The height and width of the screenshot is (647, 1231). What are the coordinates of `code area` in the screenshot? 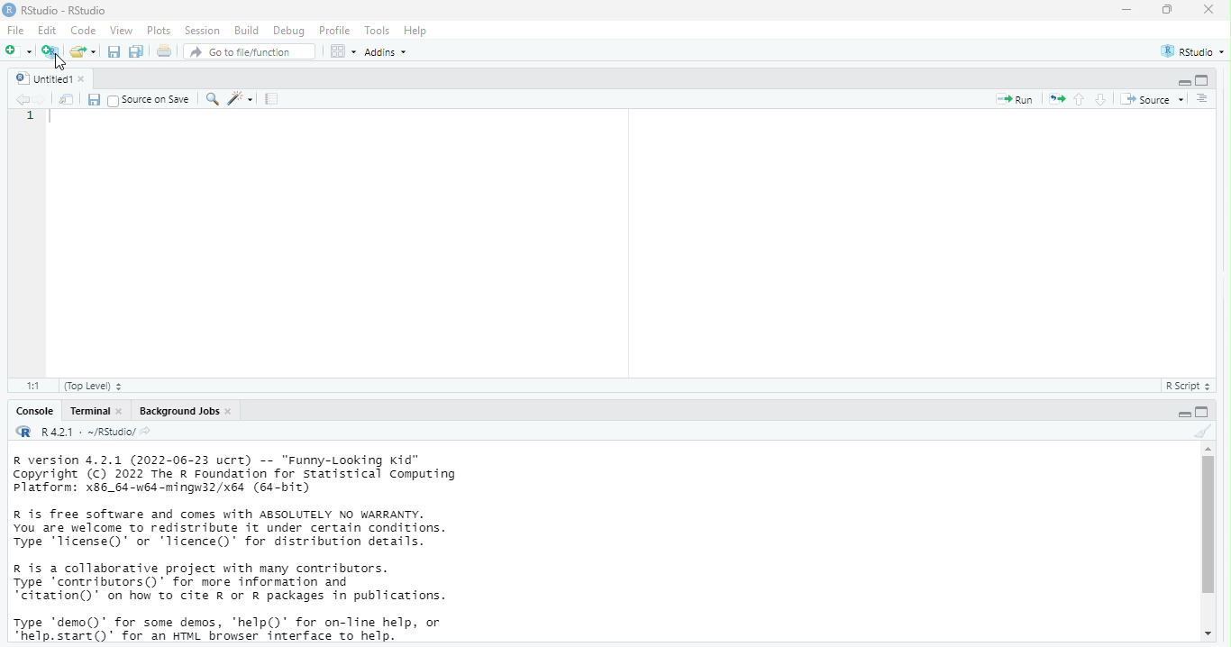 It's located at (333, 249).